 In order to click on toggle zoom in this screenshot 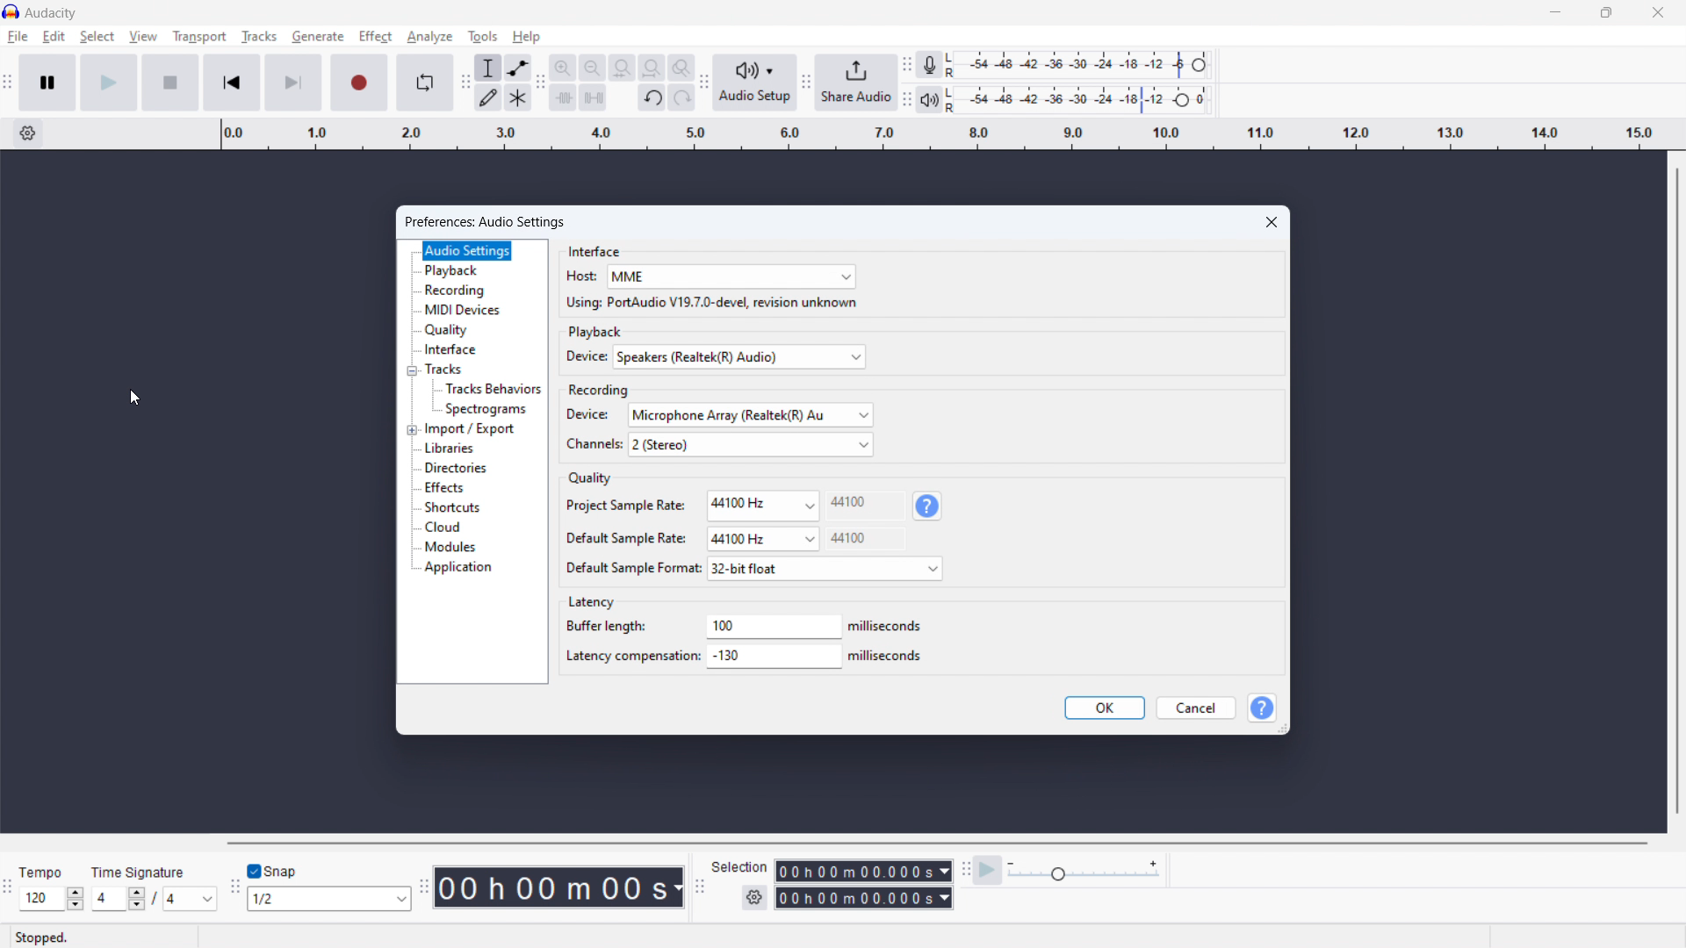, I will do `click(681, 68)`.